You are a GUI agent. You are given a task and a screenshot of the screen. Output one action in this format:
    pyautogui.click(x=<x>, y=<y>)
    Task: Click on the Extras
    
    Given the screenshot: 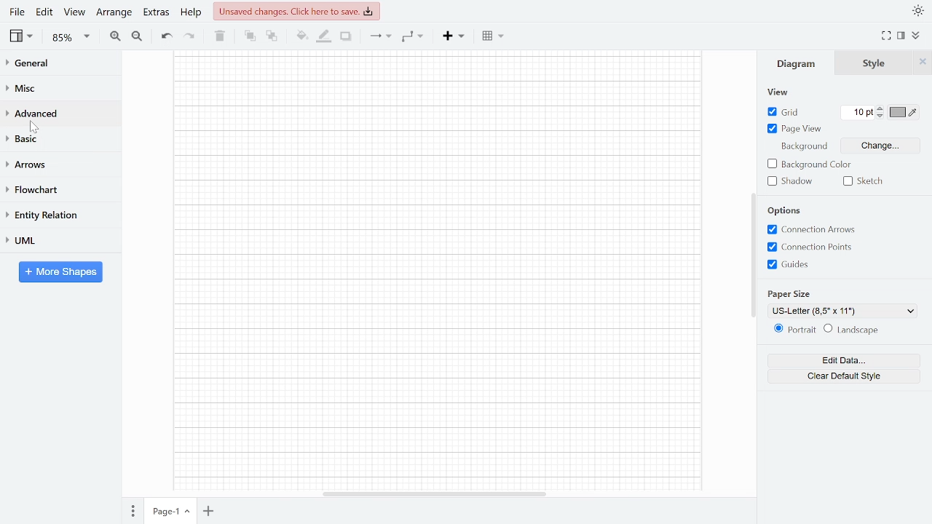 What is the action you would take?
    pyautogui.click(x=156, y=12)
    